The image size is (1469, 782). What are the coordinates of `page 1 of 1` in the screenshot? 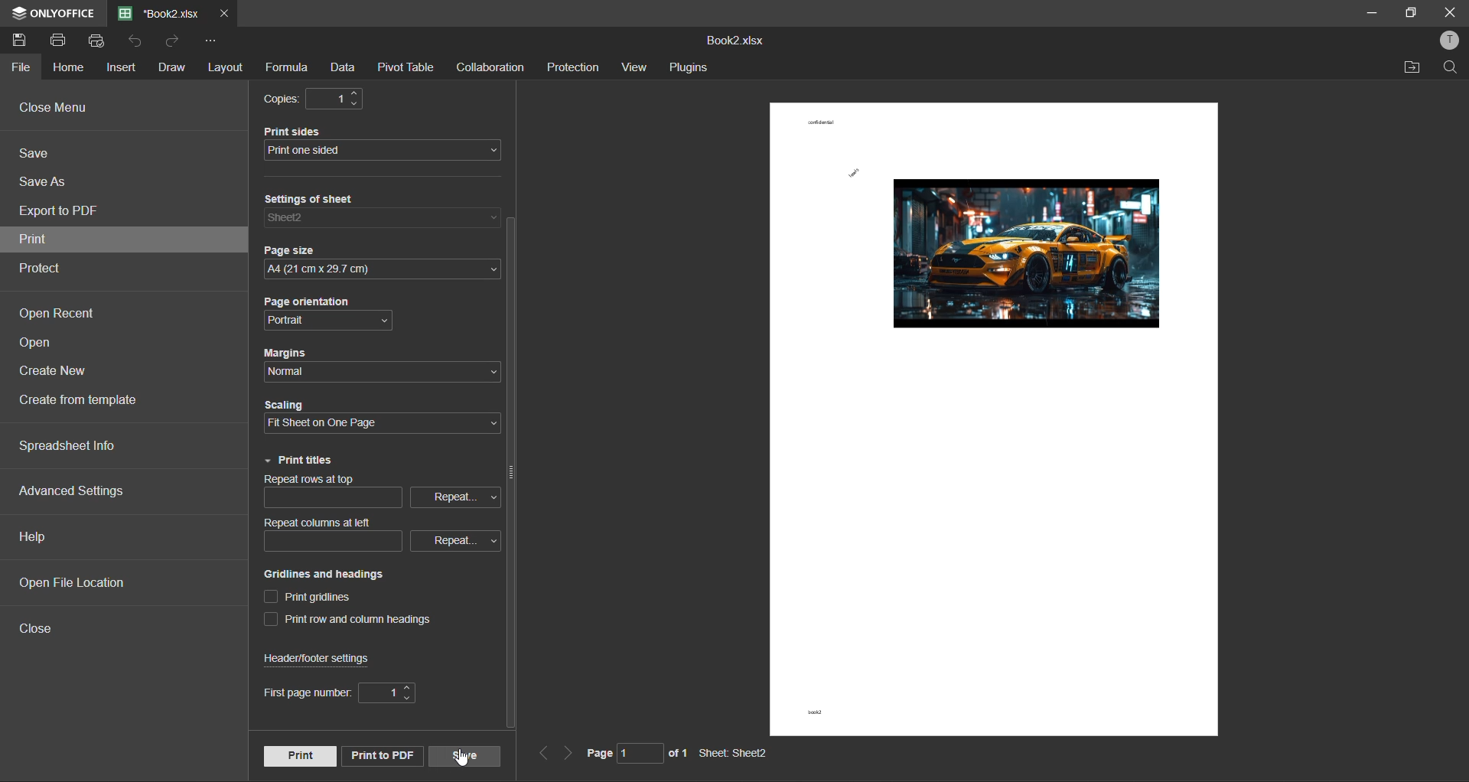 It's located at (637, 754).